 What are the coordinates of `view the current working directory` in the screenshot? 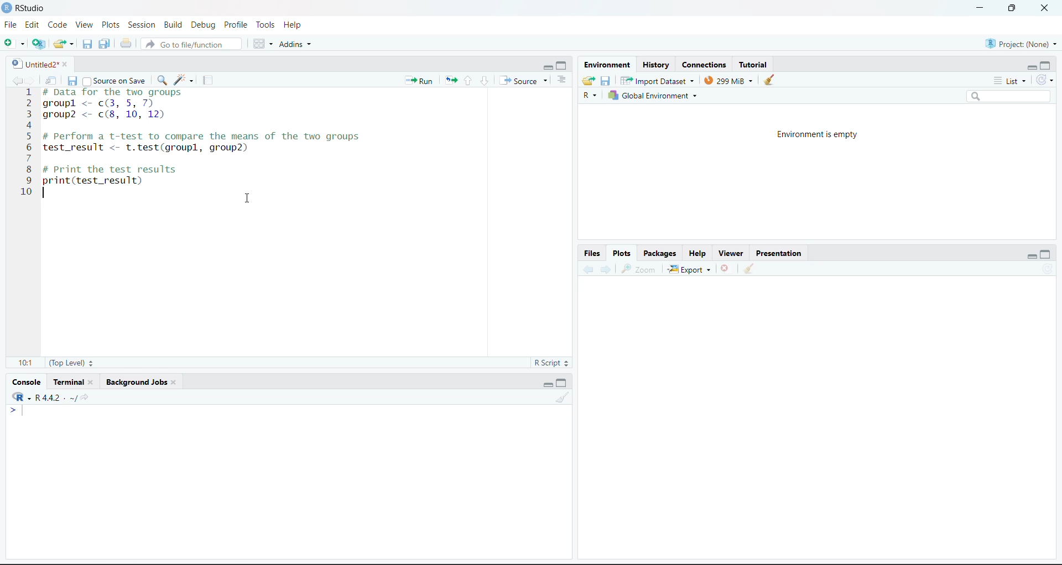 It's located at (86, 396).